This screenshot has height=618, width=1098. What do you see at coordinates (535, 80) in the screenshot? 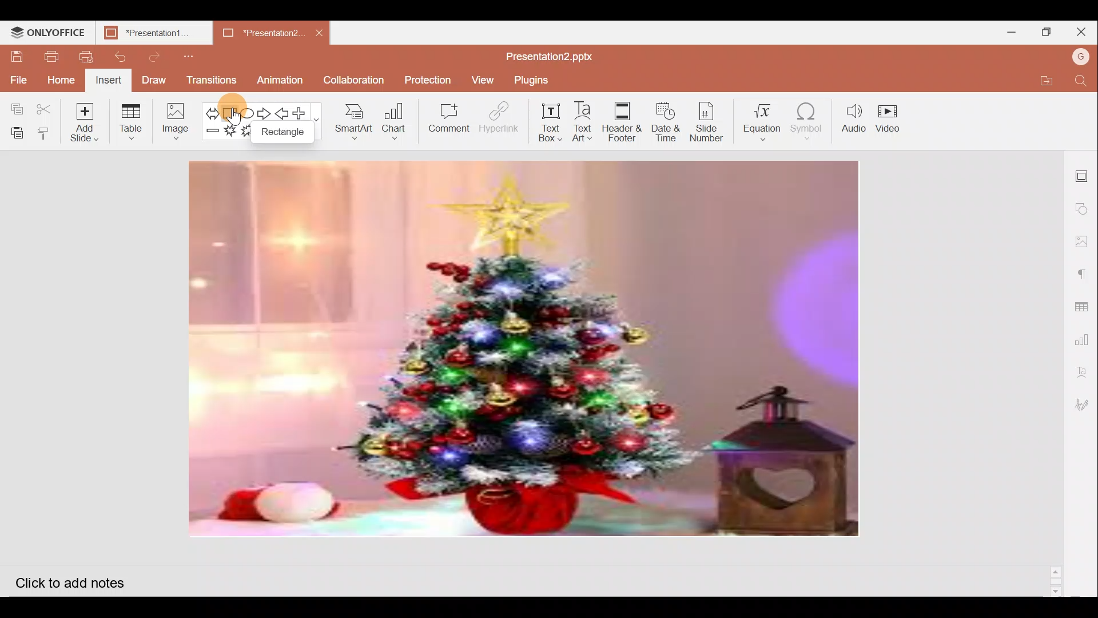
I see `Plugins` at bounding box center [535, 80].